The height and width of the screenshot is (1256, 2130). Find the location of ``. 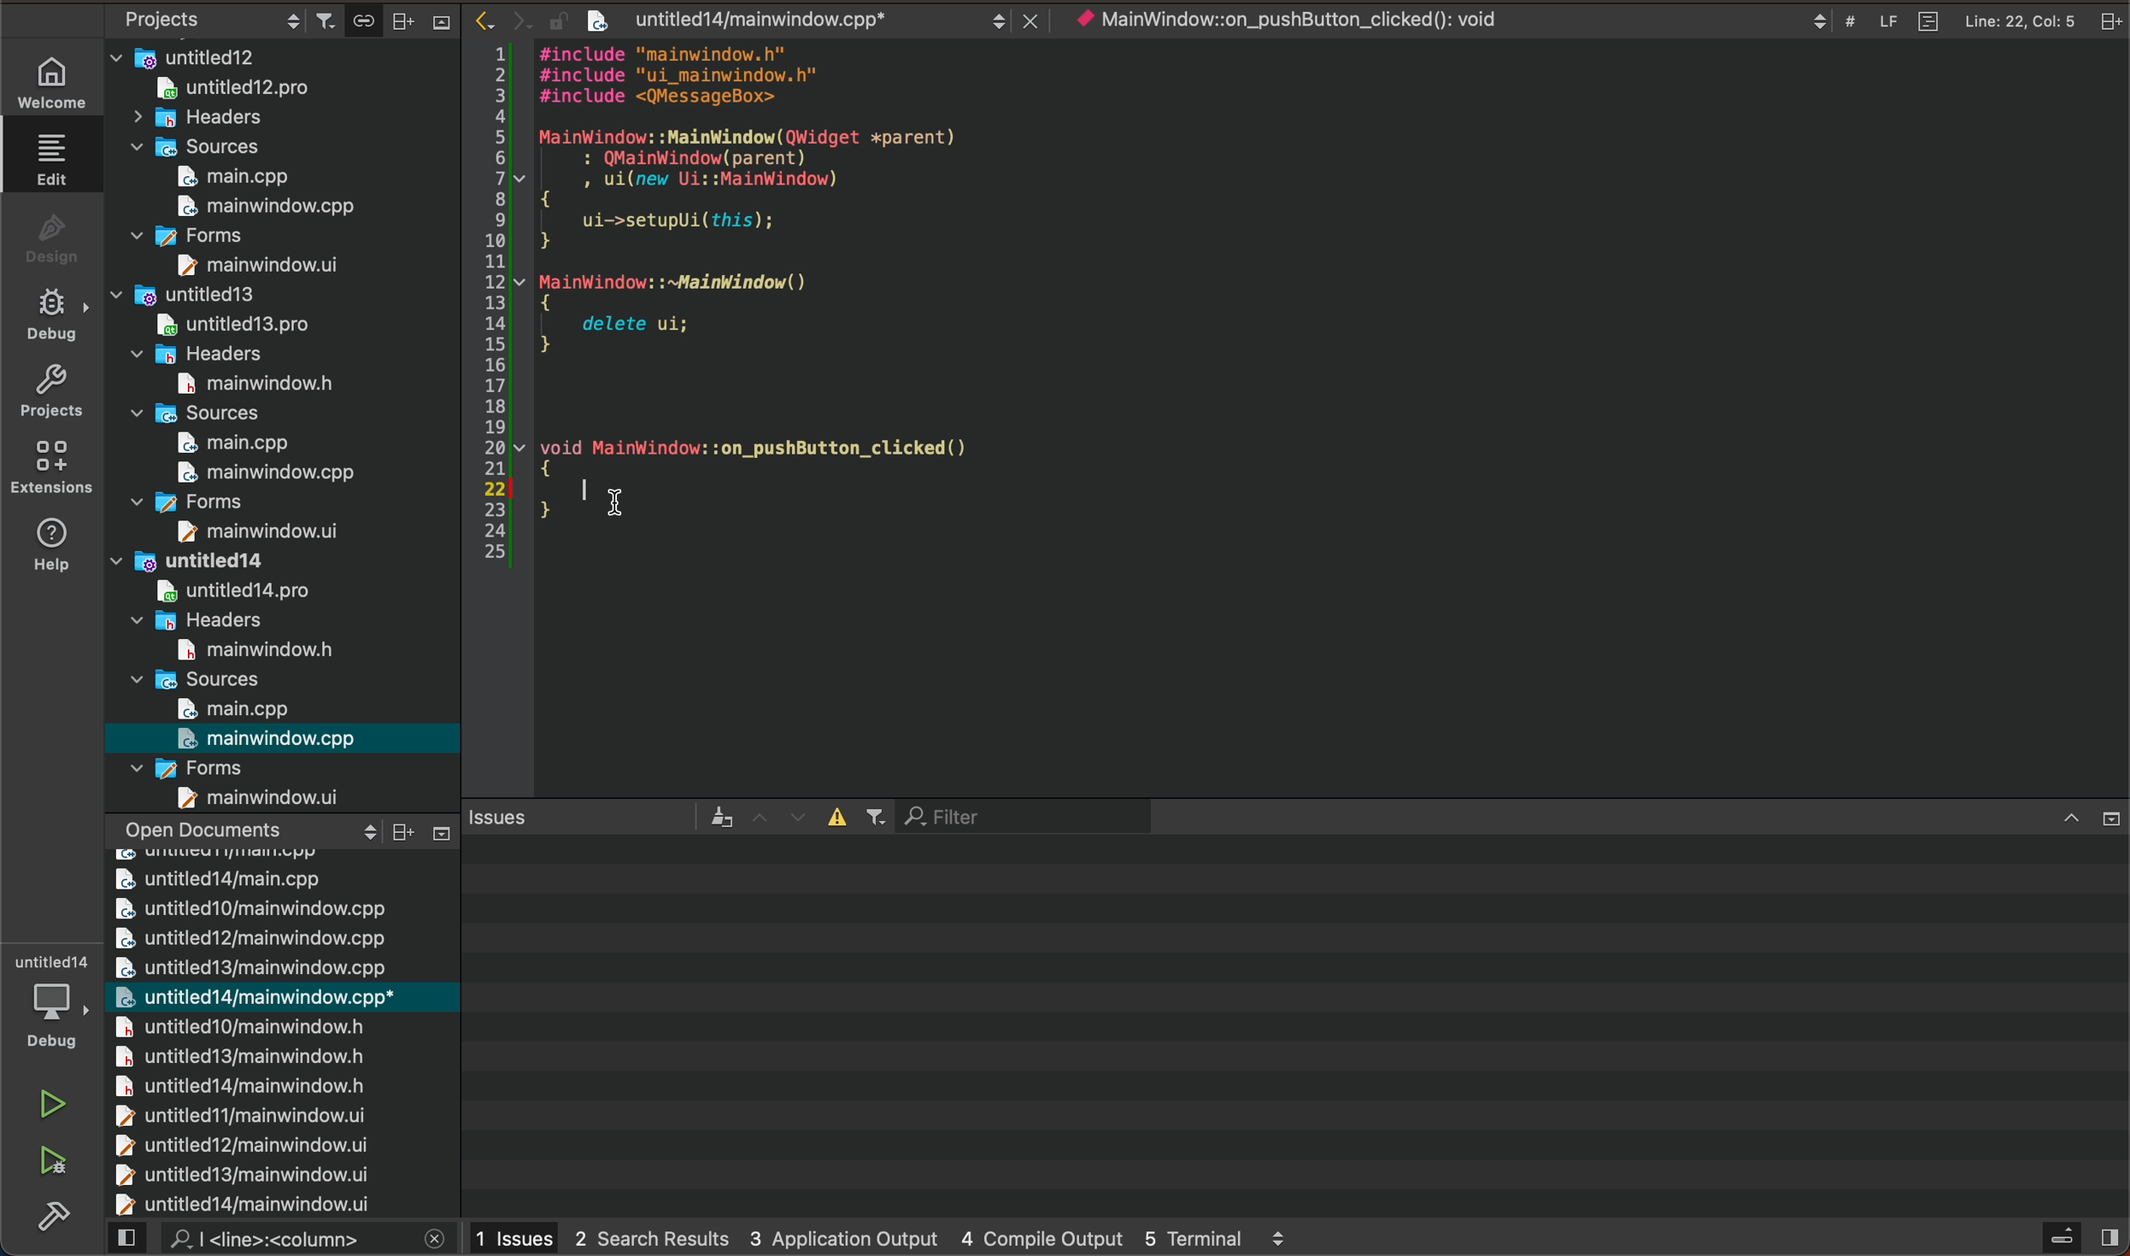

 is located at coordinates (424, 829).